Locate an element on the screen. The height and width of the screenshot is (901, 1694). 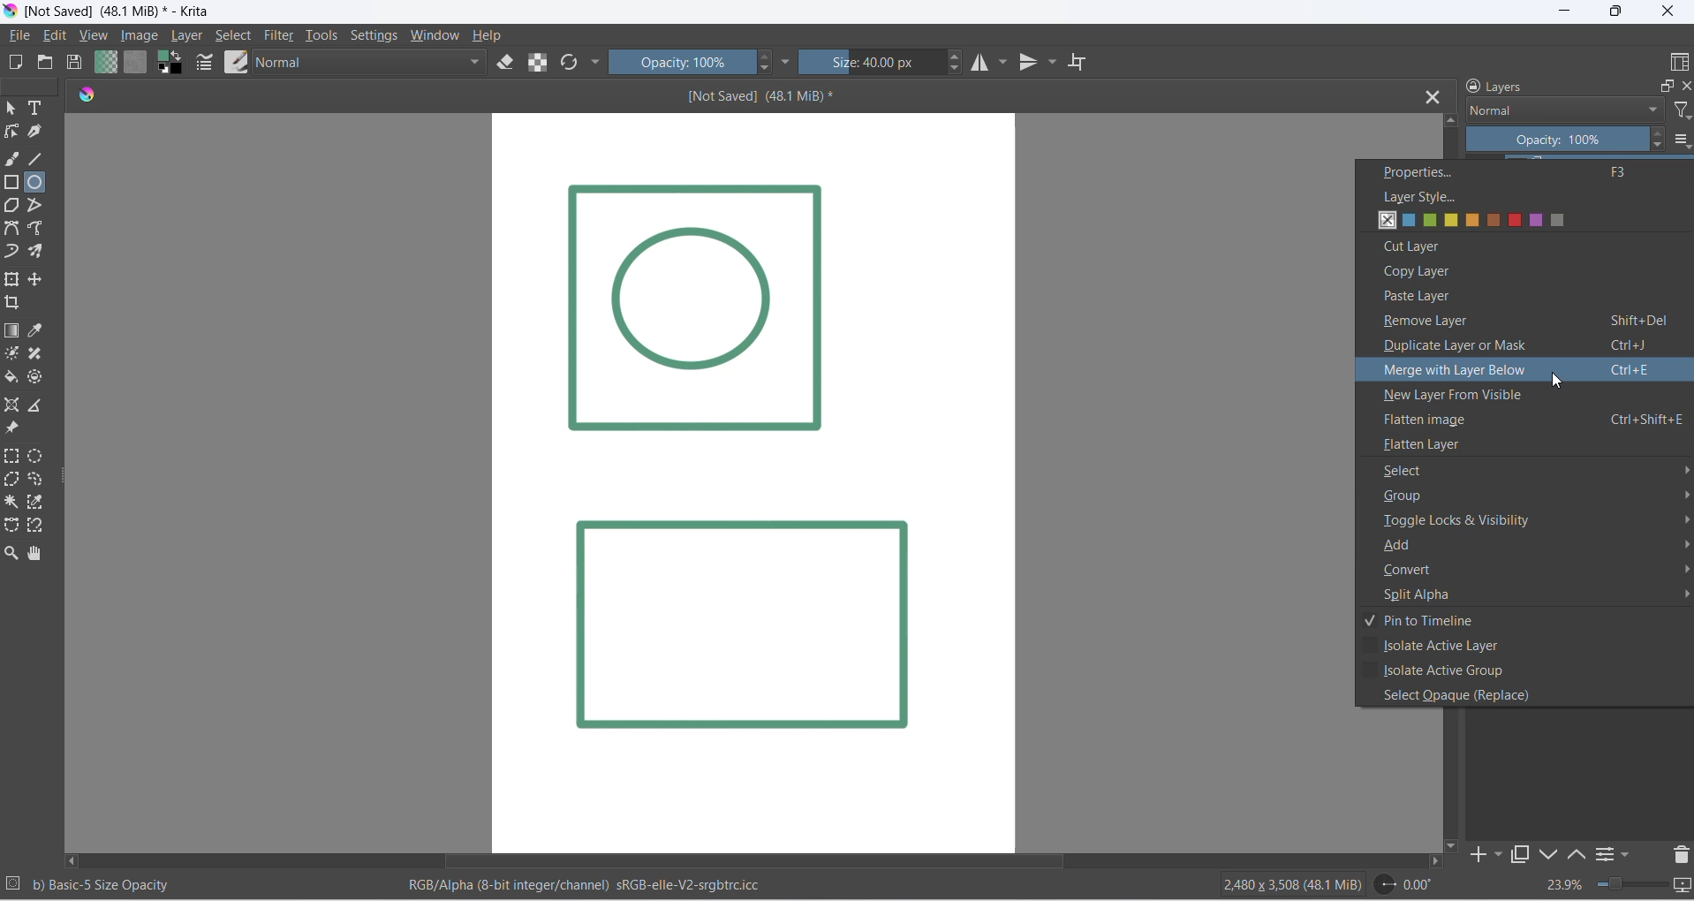
reference image tool is located at coordinates (15, 430).